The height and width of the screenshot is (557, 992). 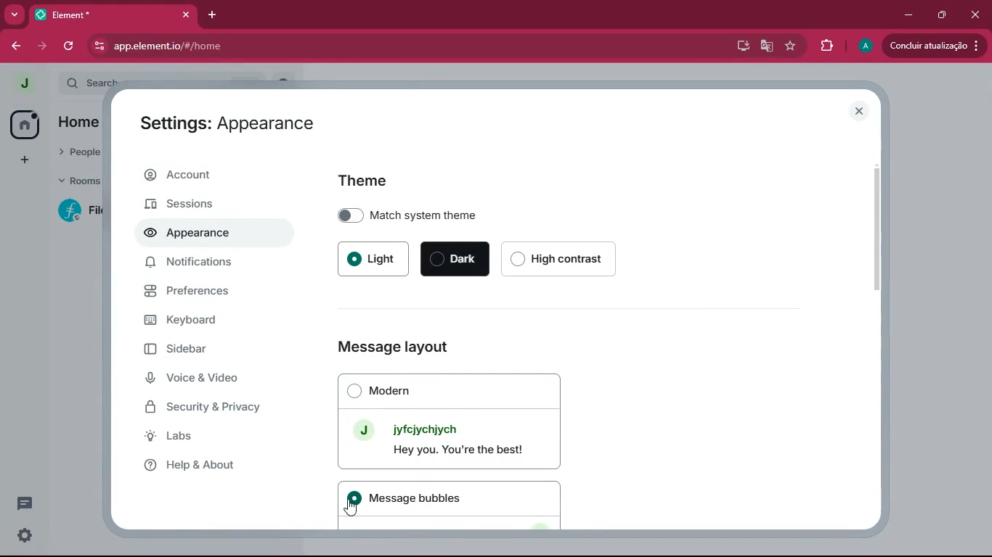 What do you see at coordinates (765, 48) in the screenshot?
I see `google translate` at bounding box center [765, 48].